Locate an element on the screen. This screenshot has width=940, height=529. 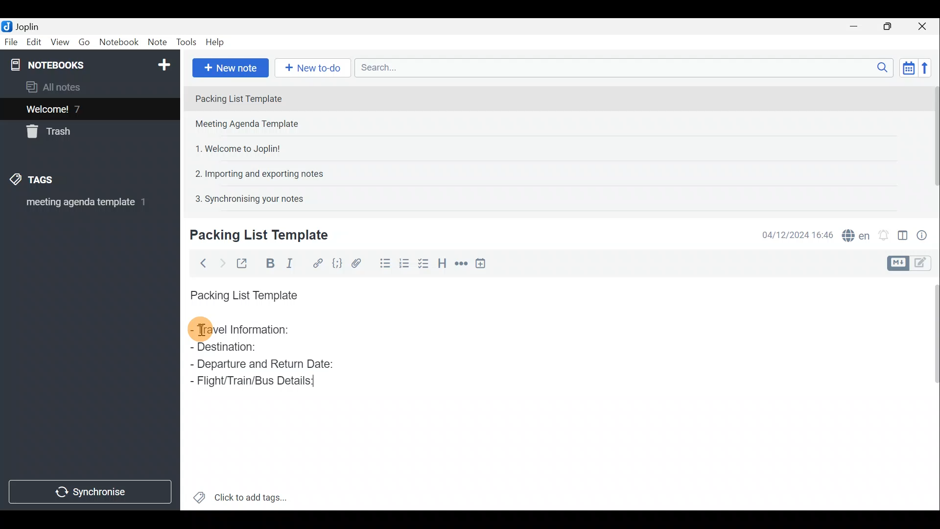
New note is located at coordinates (230, 67).